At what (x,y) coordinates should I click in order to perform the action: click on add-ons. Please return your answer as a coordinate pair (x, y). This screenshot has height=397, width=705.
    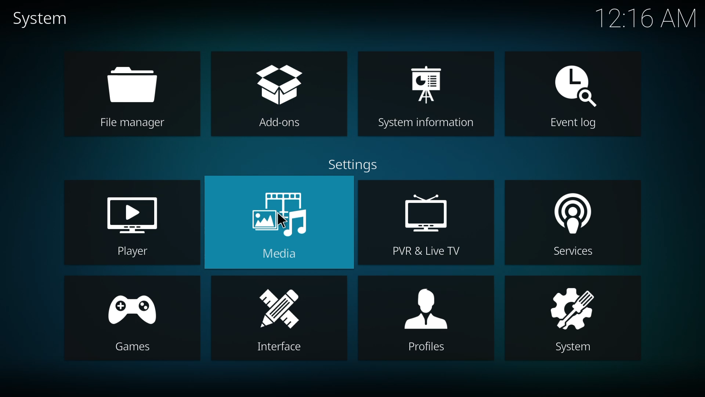
    Looking at the image, I should click on (280, 86).